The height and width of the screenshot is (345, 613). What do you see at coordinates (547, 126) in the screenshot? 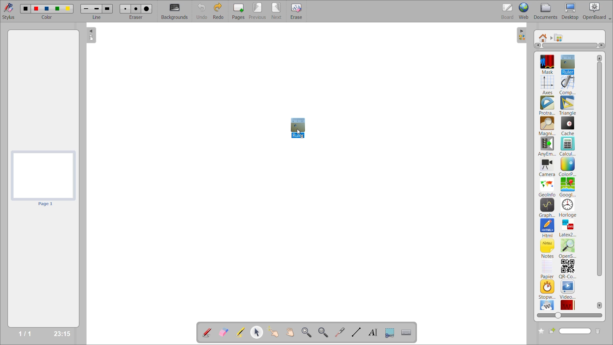
I see `magnifier` at bounding box center [547, 126].